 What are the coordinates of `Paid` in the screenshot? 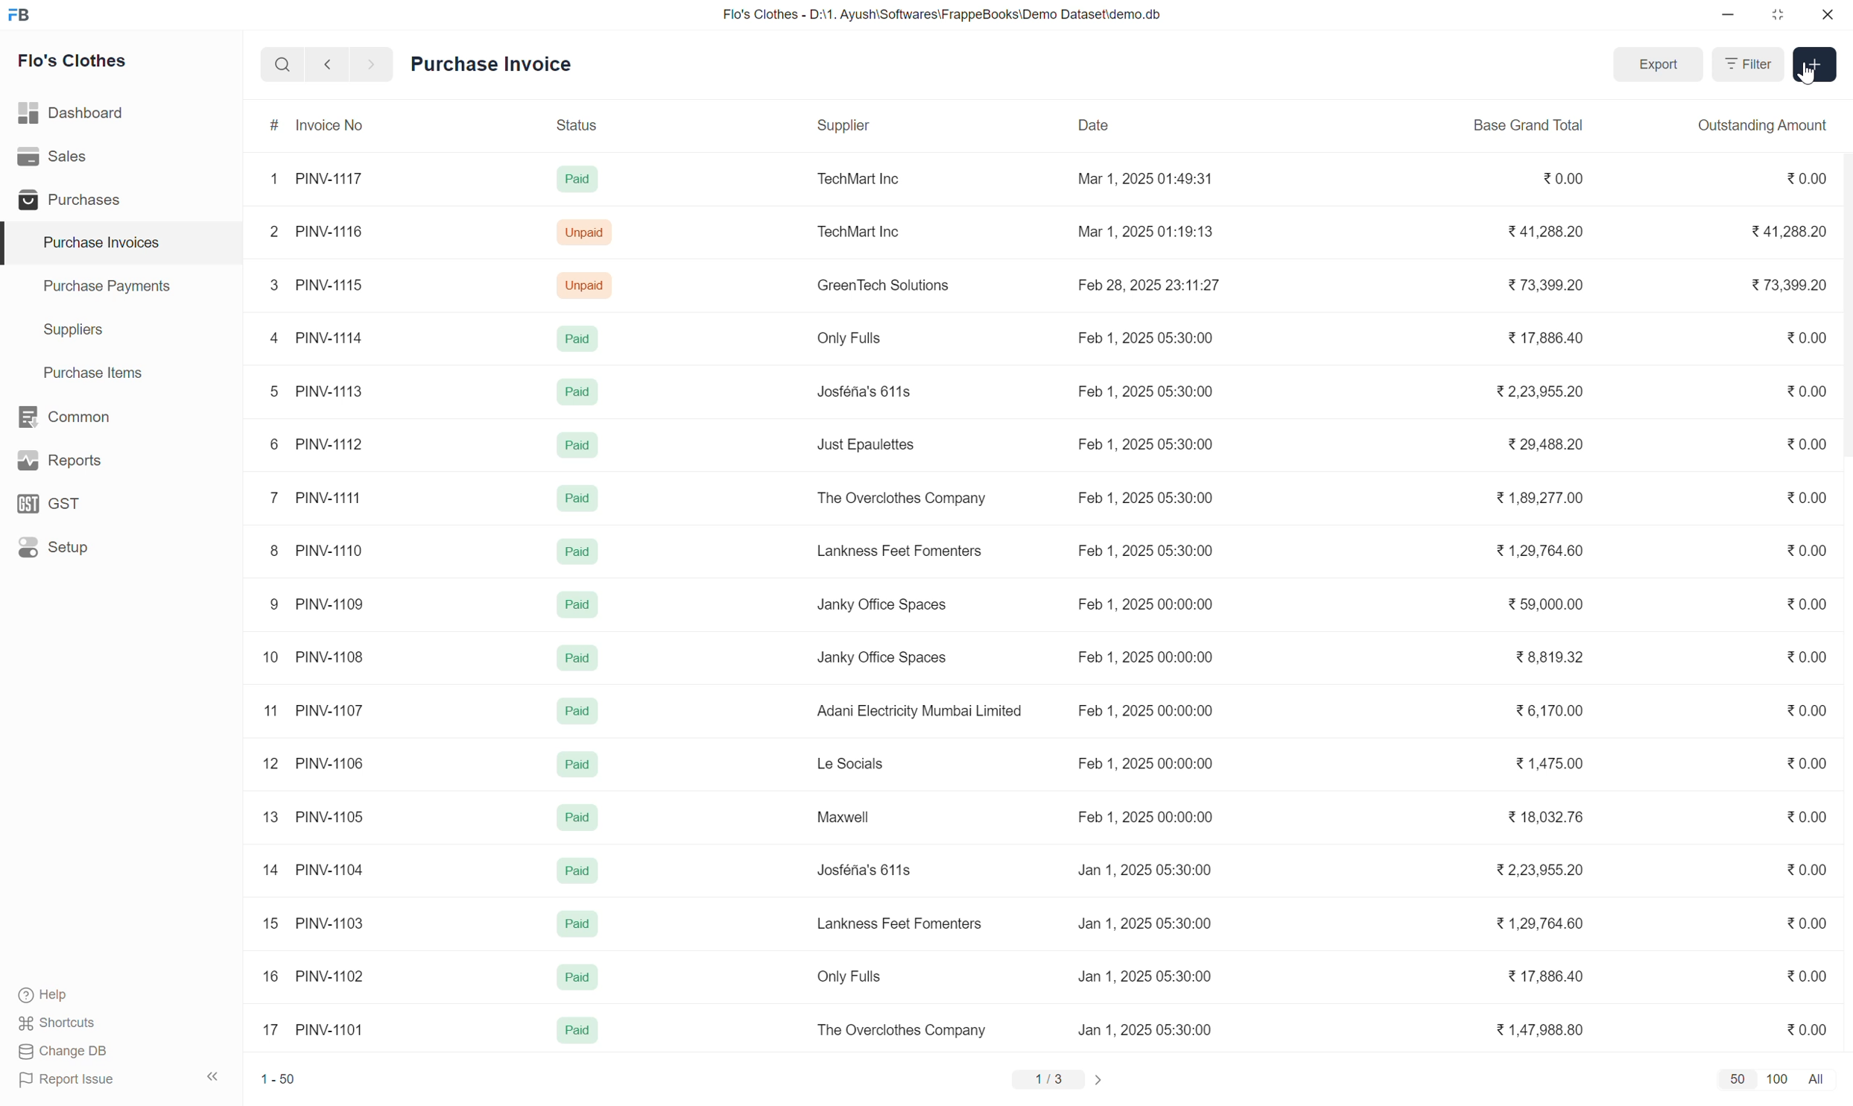 It's located at (576, 922).